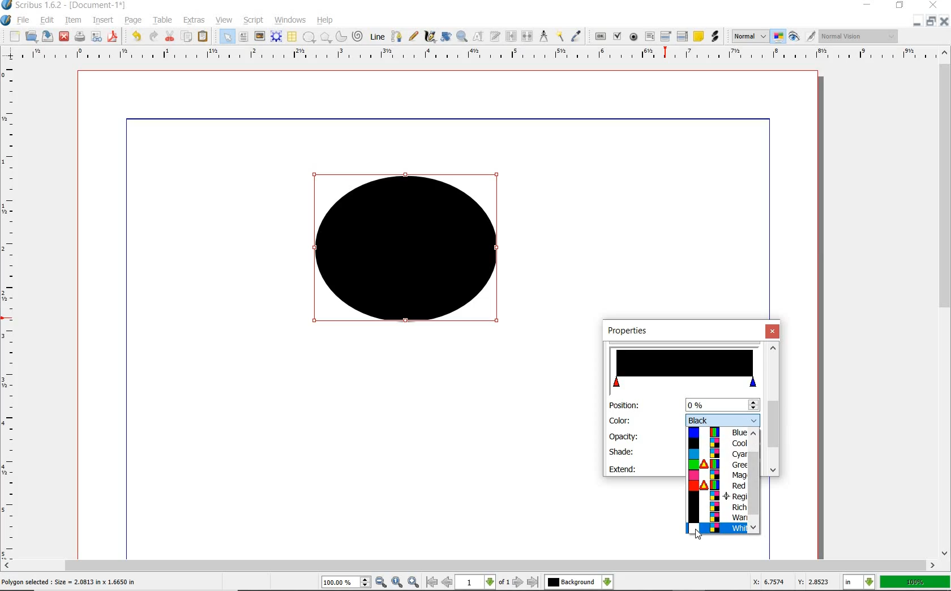  Describe the element at coordinates (431, 582) in the screenshot. I see `first` at that location.